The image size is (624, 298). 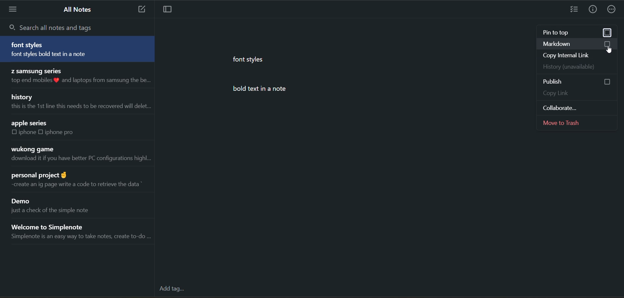 I want to click on history, so click(x=575, y=66).